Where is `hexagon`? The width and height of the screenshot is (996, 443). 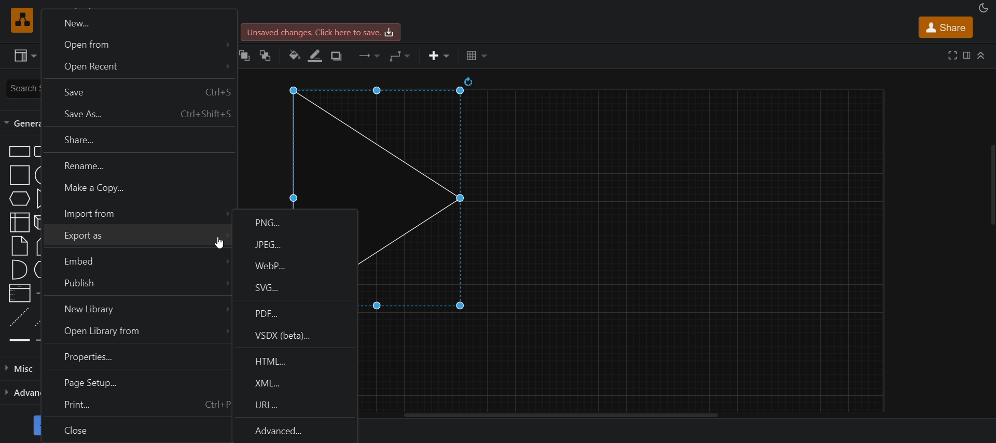
hexagon is located at coordinates (19, 199).